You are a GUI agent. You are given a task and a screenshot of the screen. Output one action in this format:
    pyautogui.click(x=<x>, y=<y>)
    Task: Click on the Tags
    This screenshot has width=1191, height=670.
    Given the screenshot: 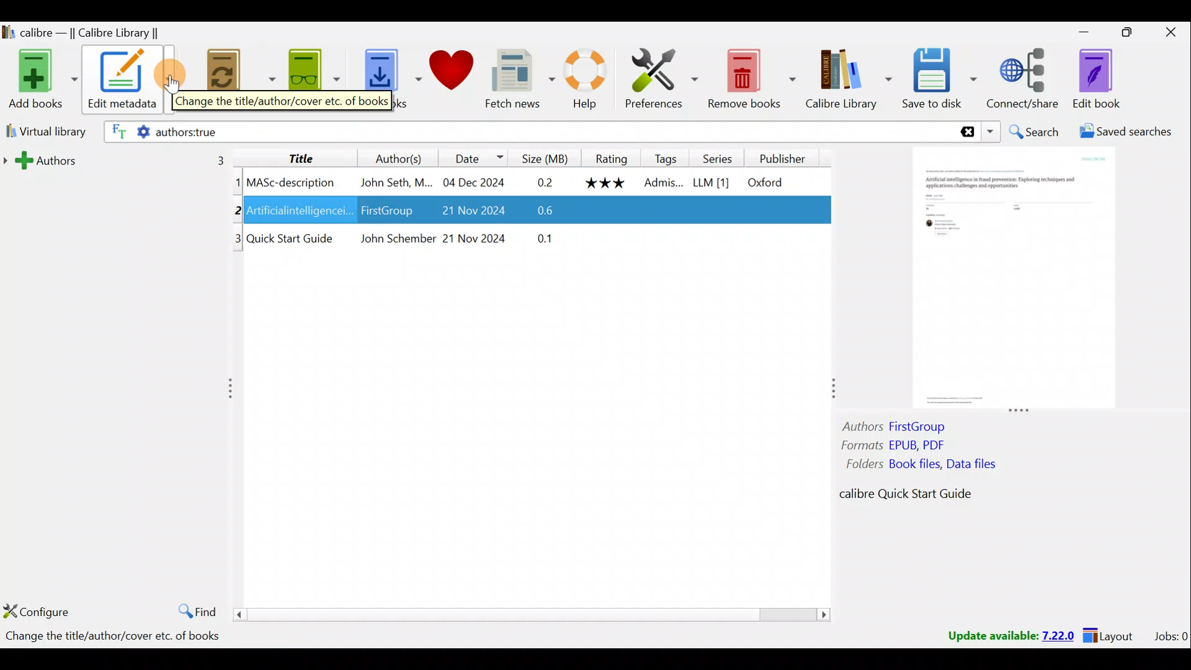 What is the action you would take?
    pyautogui.click(x=666, y=157)
    